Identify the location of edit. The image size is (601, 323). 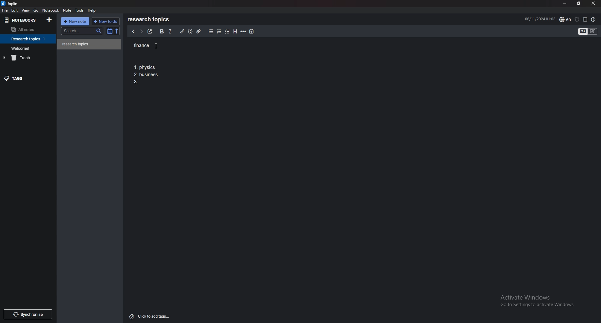
(14, 10).